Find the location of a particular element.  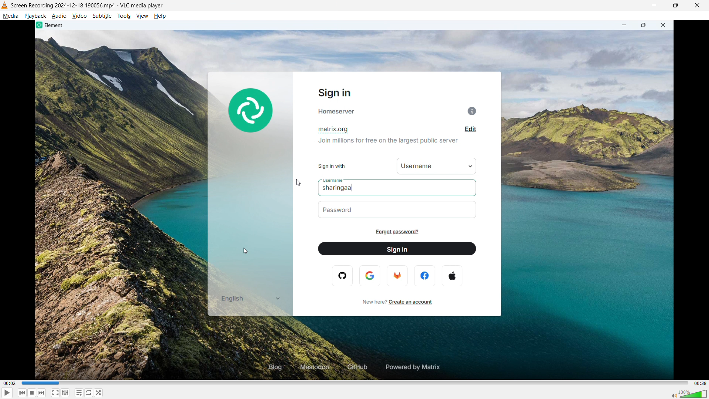

shuffle is located at coordinates (100, 393).